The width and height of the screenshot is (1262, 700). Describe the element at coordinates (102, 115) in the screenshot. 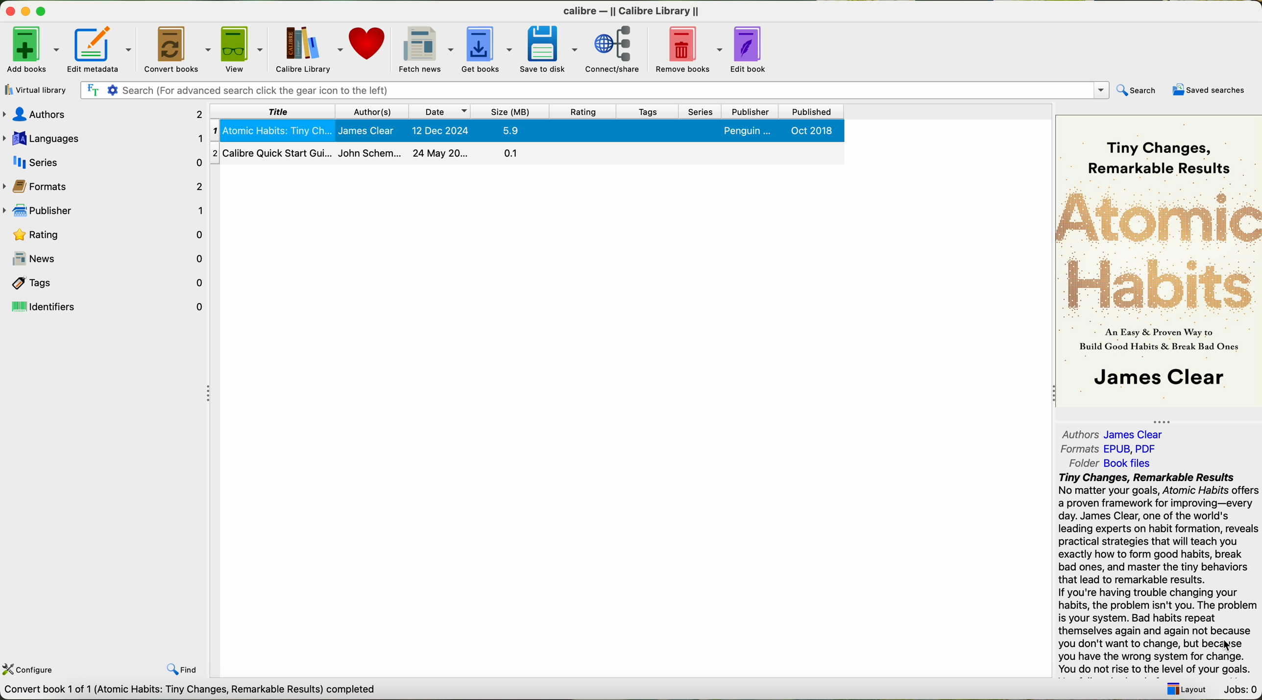

I see `authors` at that location.